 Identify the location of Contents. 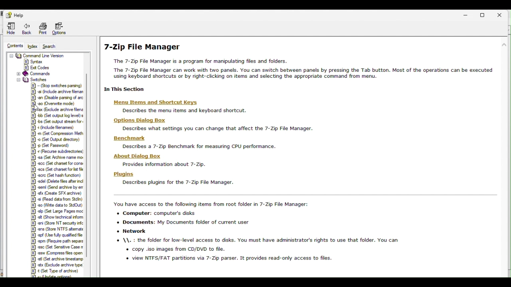
(14, 46).